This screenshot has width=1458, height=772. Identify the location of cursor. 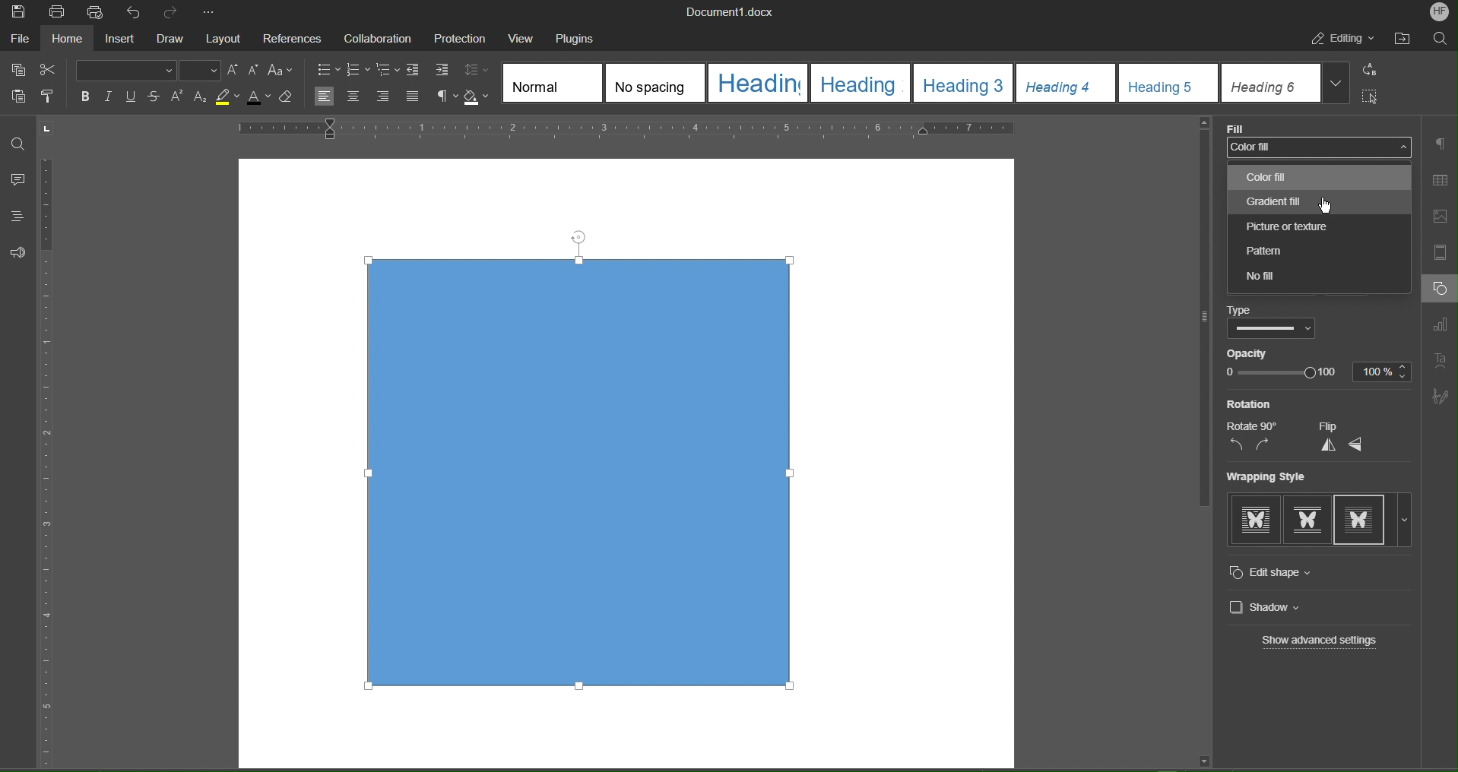
(1336, 201).